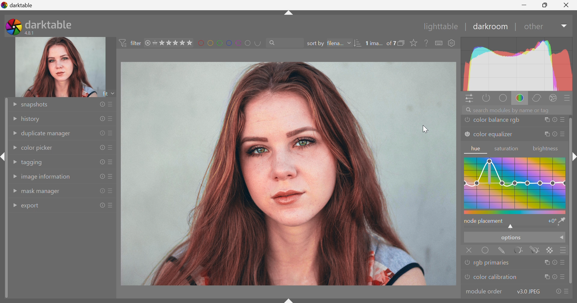 The image size is (577, 303). What do you see at coordinates (486, 98) in the screenshot?
I see `show only active modules` at bounding box center [486, 98].